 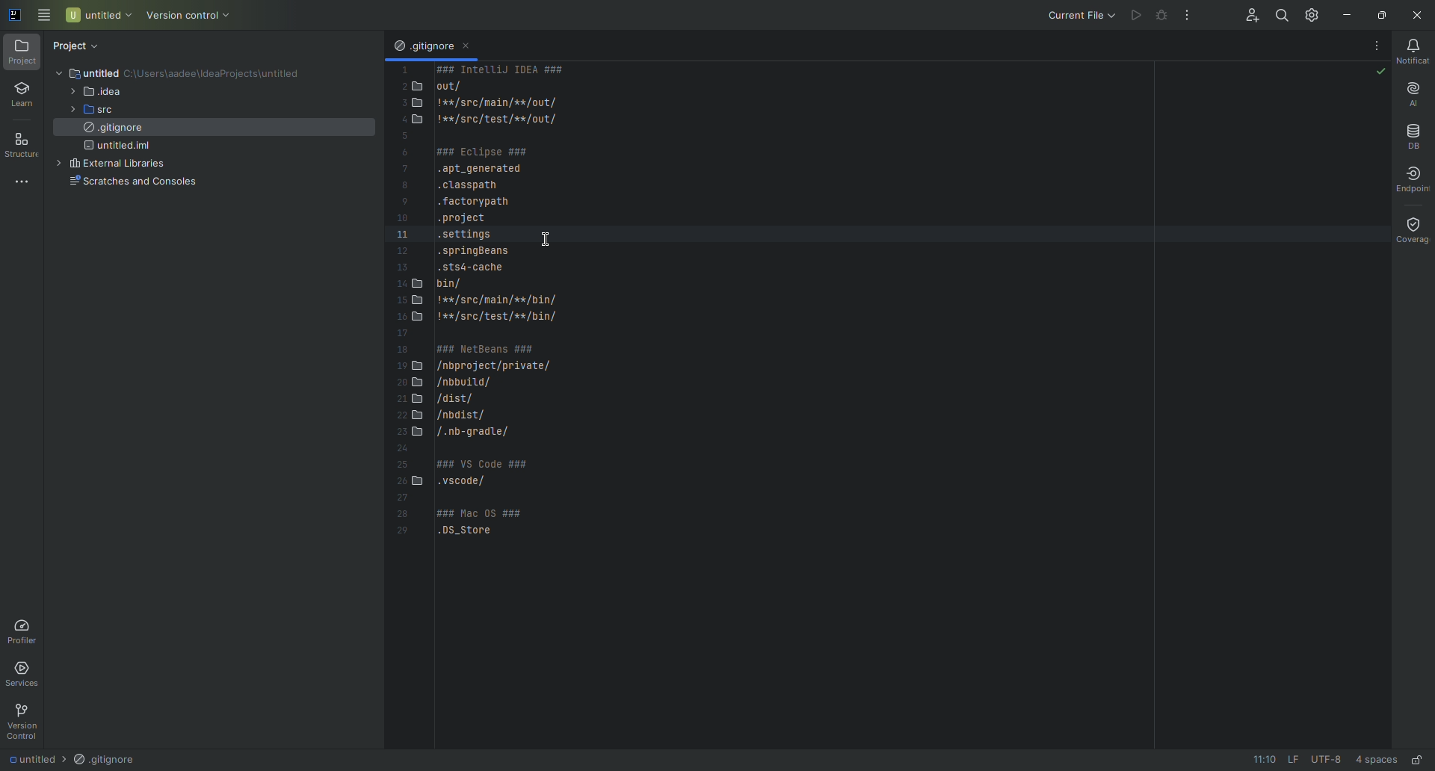 I want to click on Main Menu, so click(x=45, y=16).